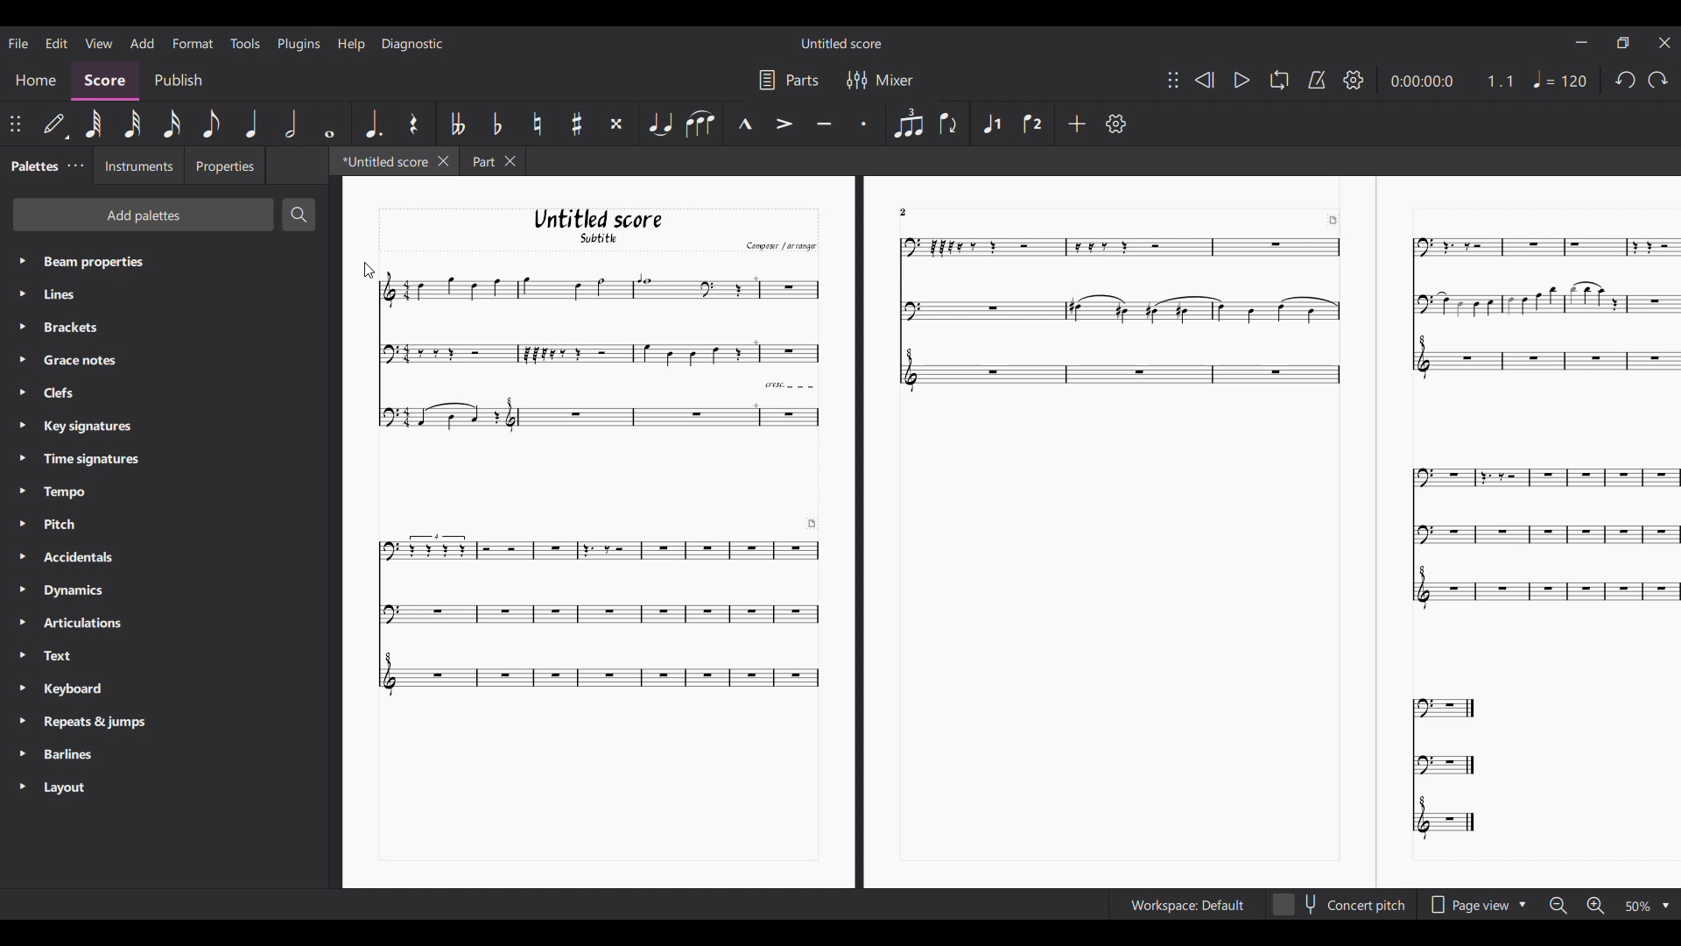  I want to click on Grace notes, so click(82, 359).